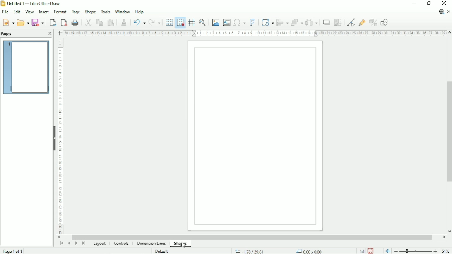 The image size is (452, 254). I want to click on Scroll to last page, so click(83, 244).